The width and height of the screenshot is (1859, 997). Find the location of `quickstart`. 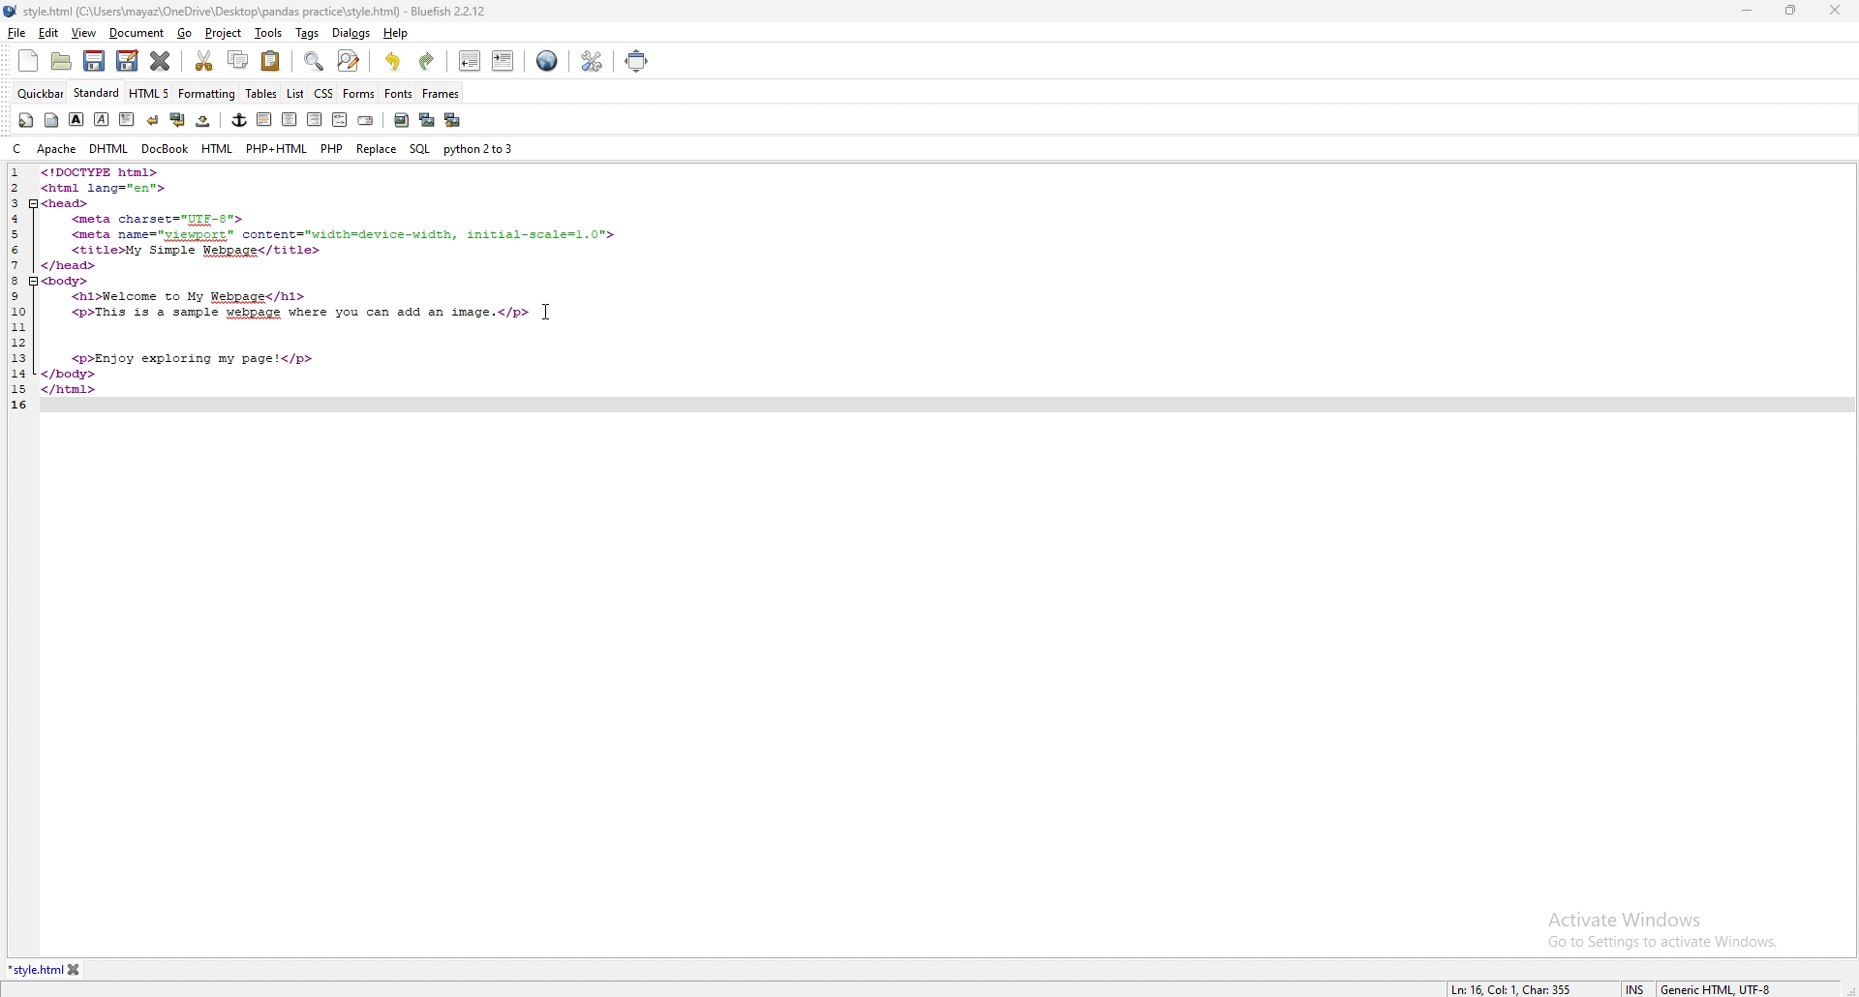

quickstart is located at coordinates (25, 120).